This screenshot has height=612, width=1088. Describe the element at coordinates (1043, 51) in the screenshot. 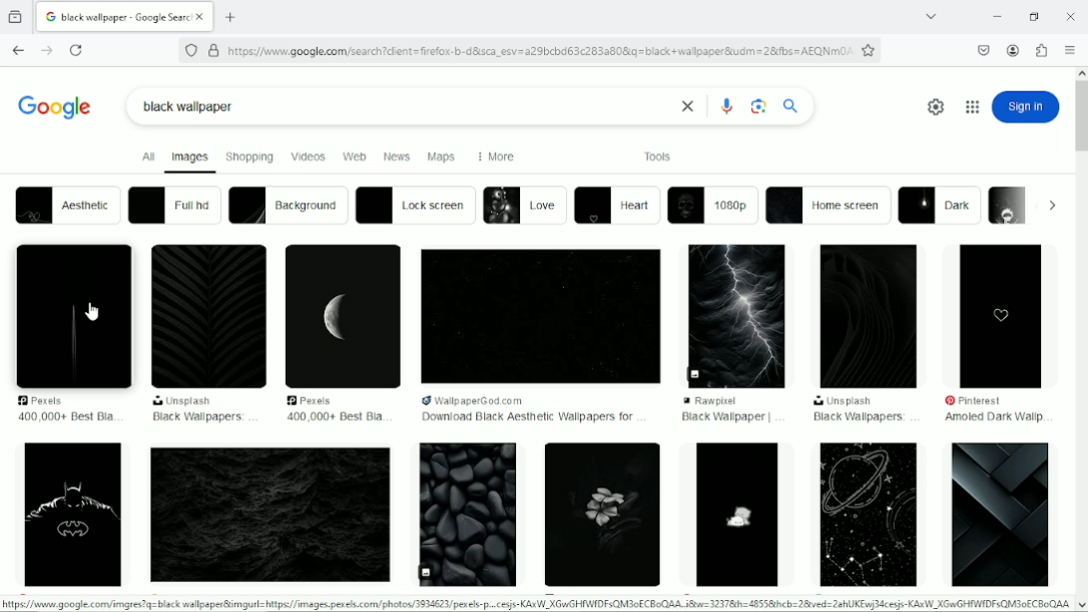

I see `Extensions` at that location.